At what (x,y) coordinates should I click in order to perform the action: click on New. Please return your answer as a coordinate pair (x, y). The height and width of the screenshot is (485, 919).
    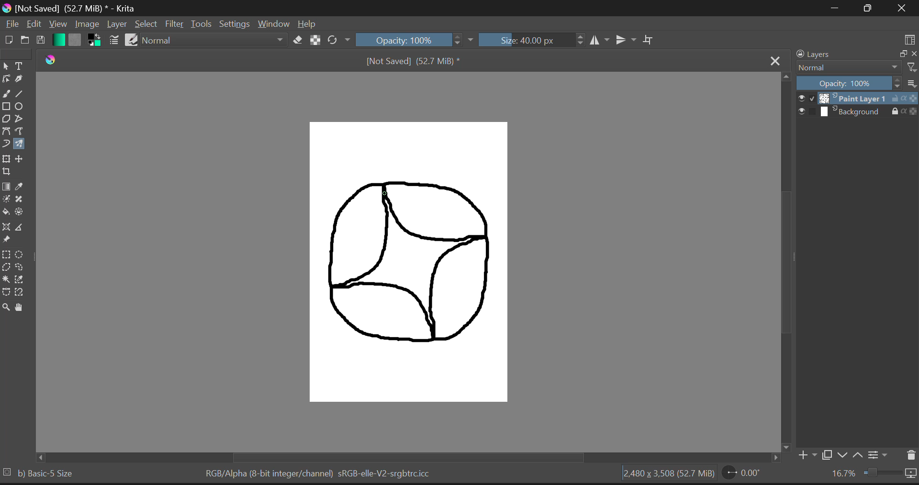
    Looking at the image, I should click on (8, 41).